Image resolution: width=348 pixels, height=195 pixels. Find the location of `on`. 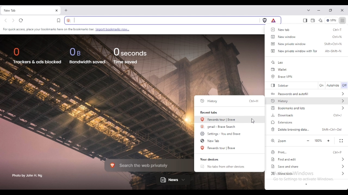

on is located at coordinates (321, 85).